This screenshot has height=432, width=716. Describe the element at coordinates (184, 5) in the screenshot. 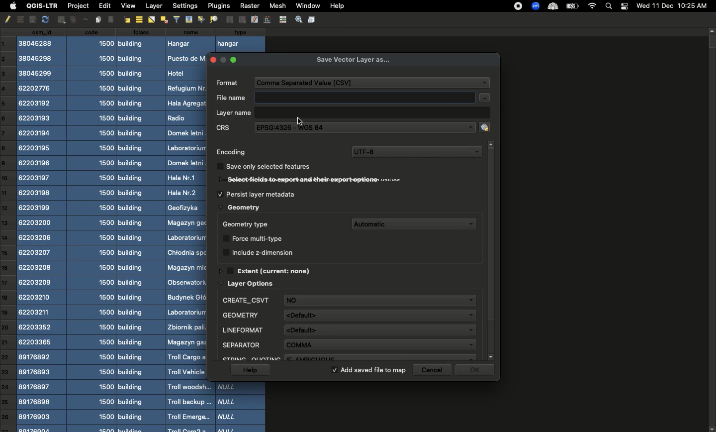

I see `Settings` at that location.